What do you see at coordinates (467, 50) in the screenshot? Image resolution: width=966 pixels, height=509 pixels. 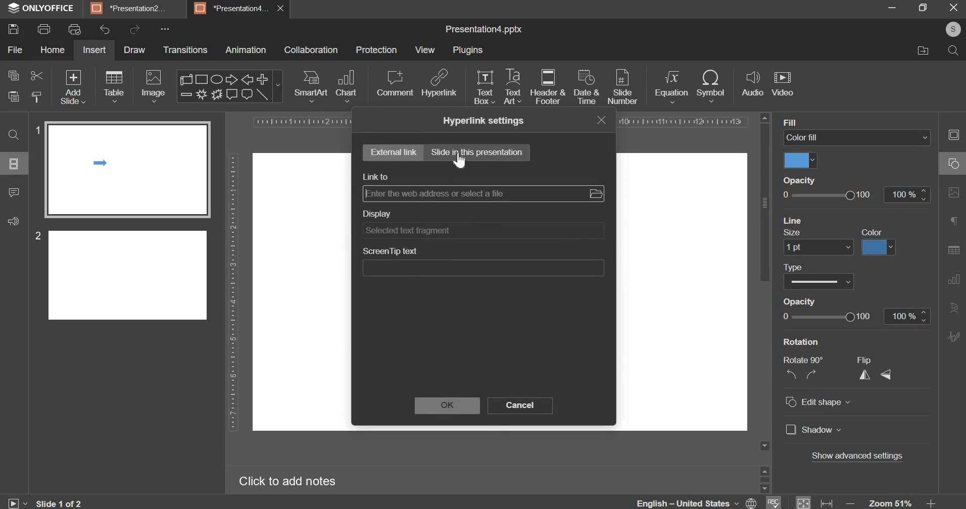 I see `plugins` at bounding box center [467, 50].